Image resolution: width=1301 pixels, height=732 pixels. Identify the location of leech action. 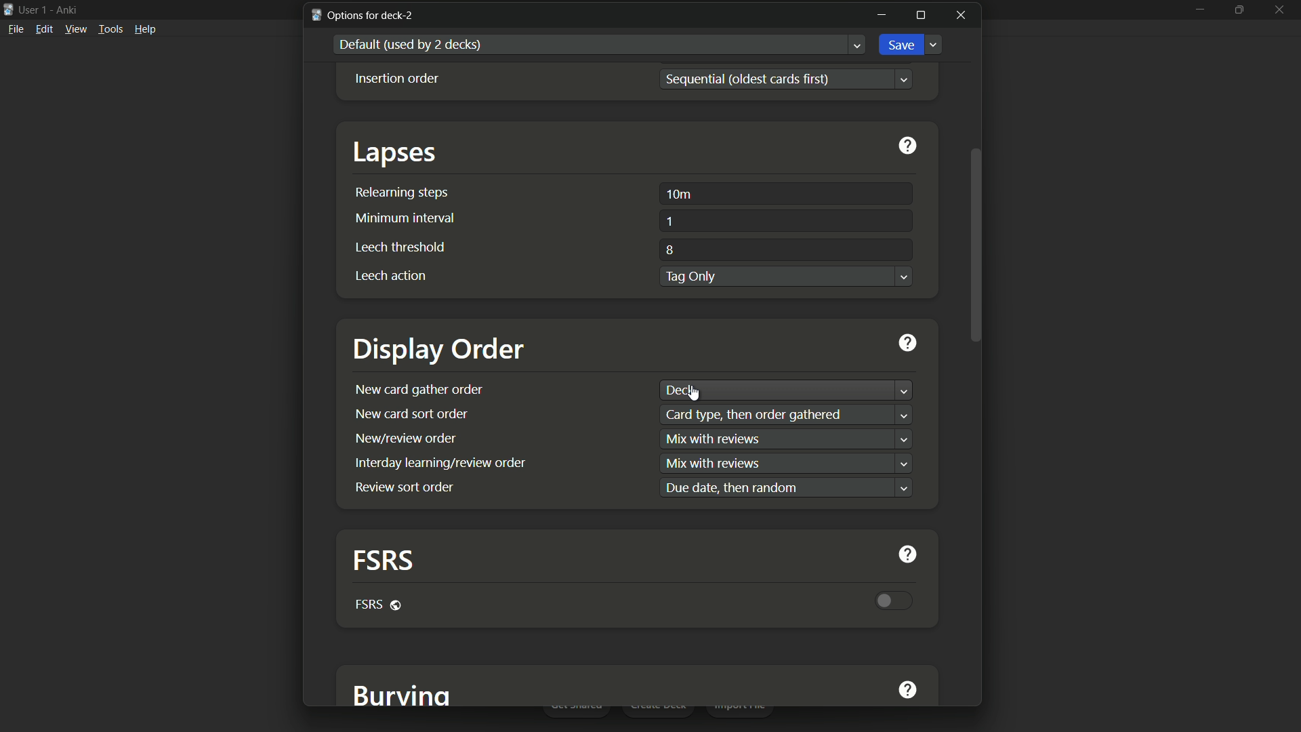
(389, 275).